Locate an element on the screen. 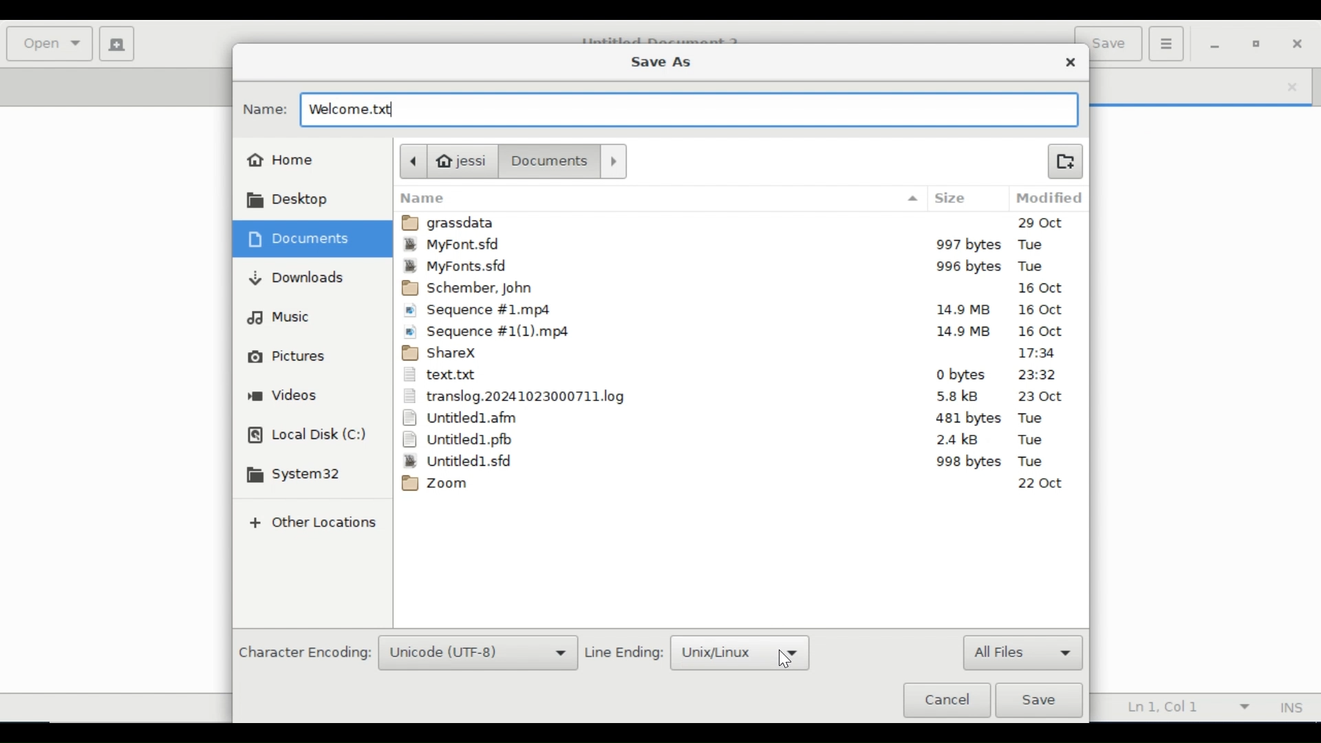  Local Disk(C) is located at coordinates (306, 436).